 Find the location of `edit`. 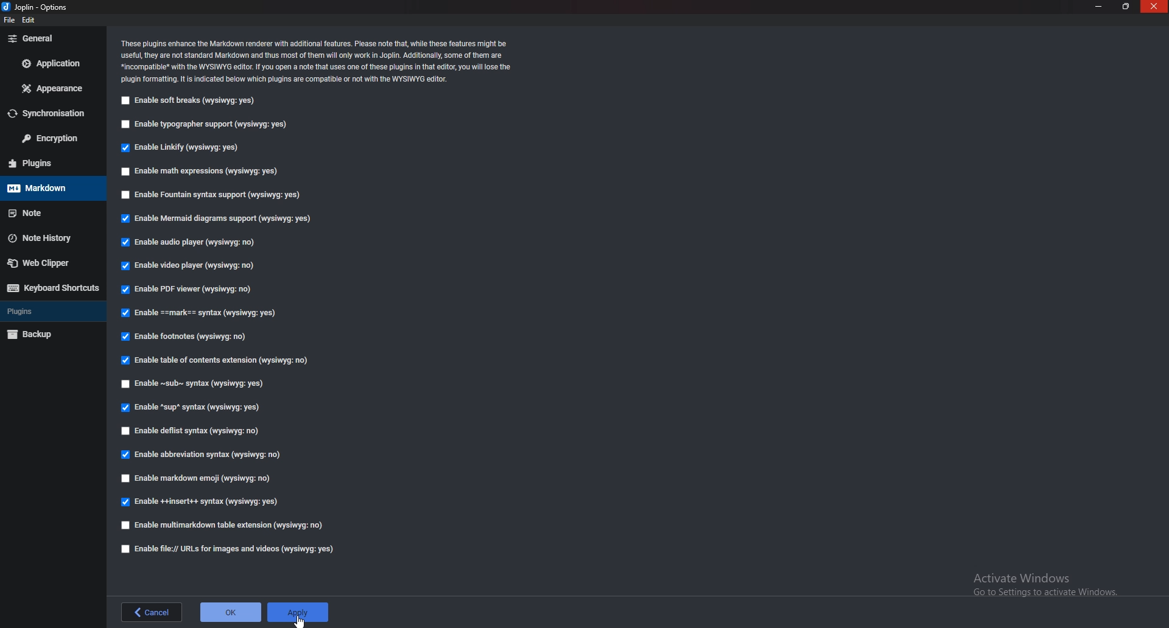

edit is located at coordinates (30, 21).